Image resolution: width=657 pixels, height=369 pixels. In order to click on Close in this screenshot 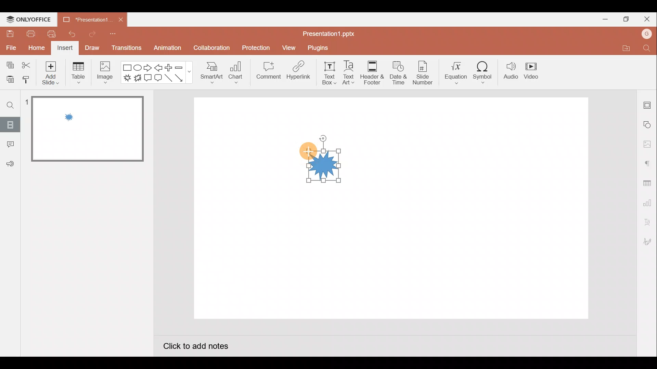, I will do `click(121, 19)`.